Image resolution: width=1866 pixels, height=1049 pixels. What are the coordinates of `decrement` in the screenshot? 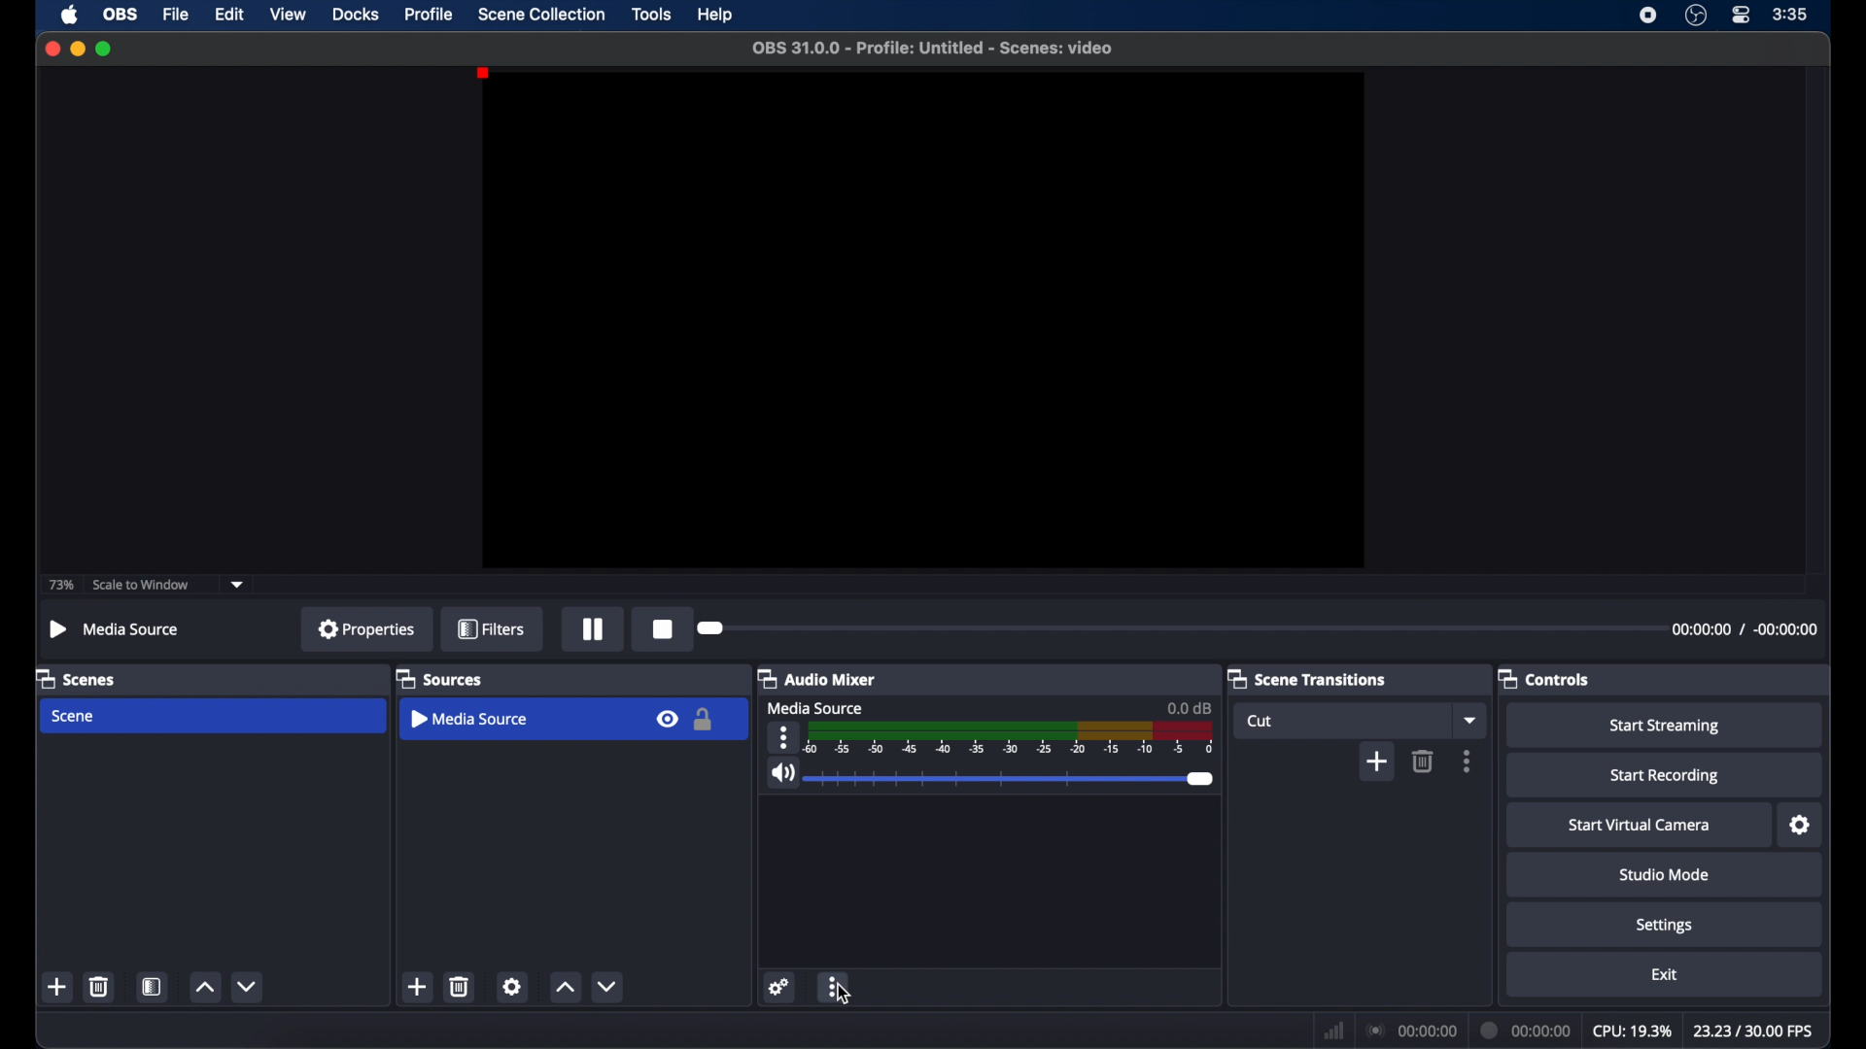 It's located at (607, 986).